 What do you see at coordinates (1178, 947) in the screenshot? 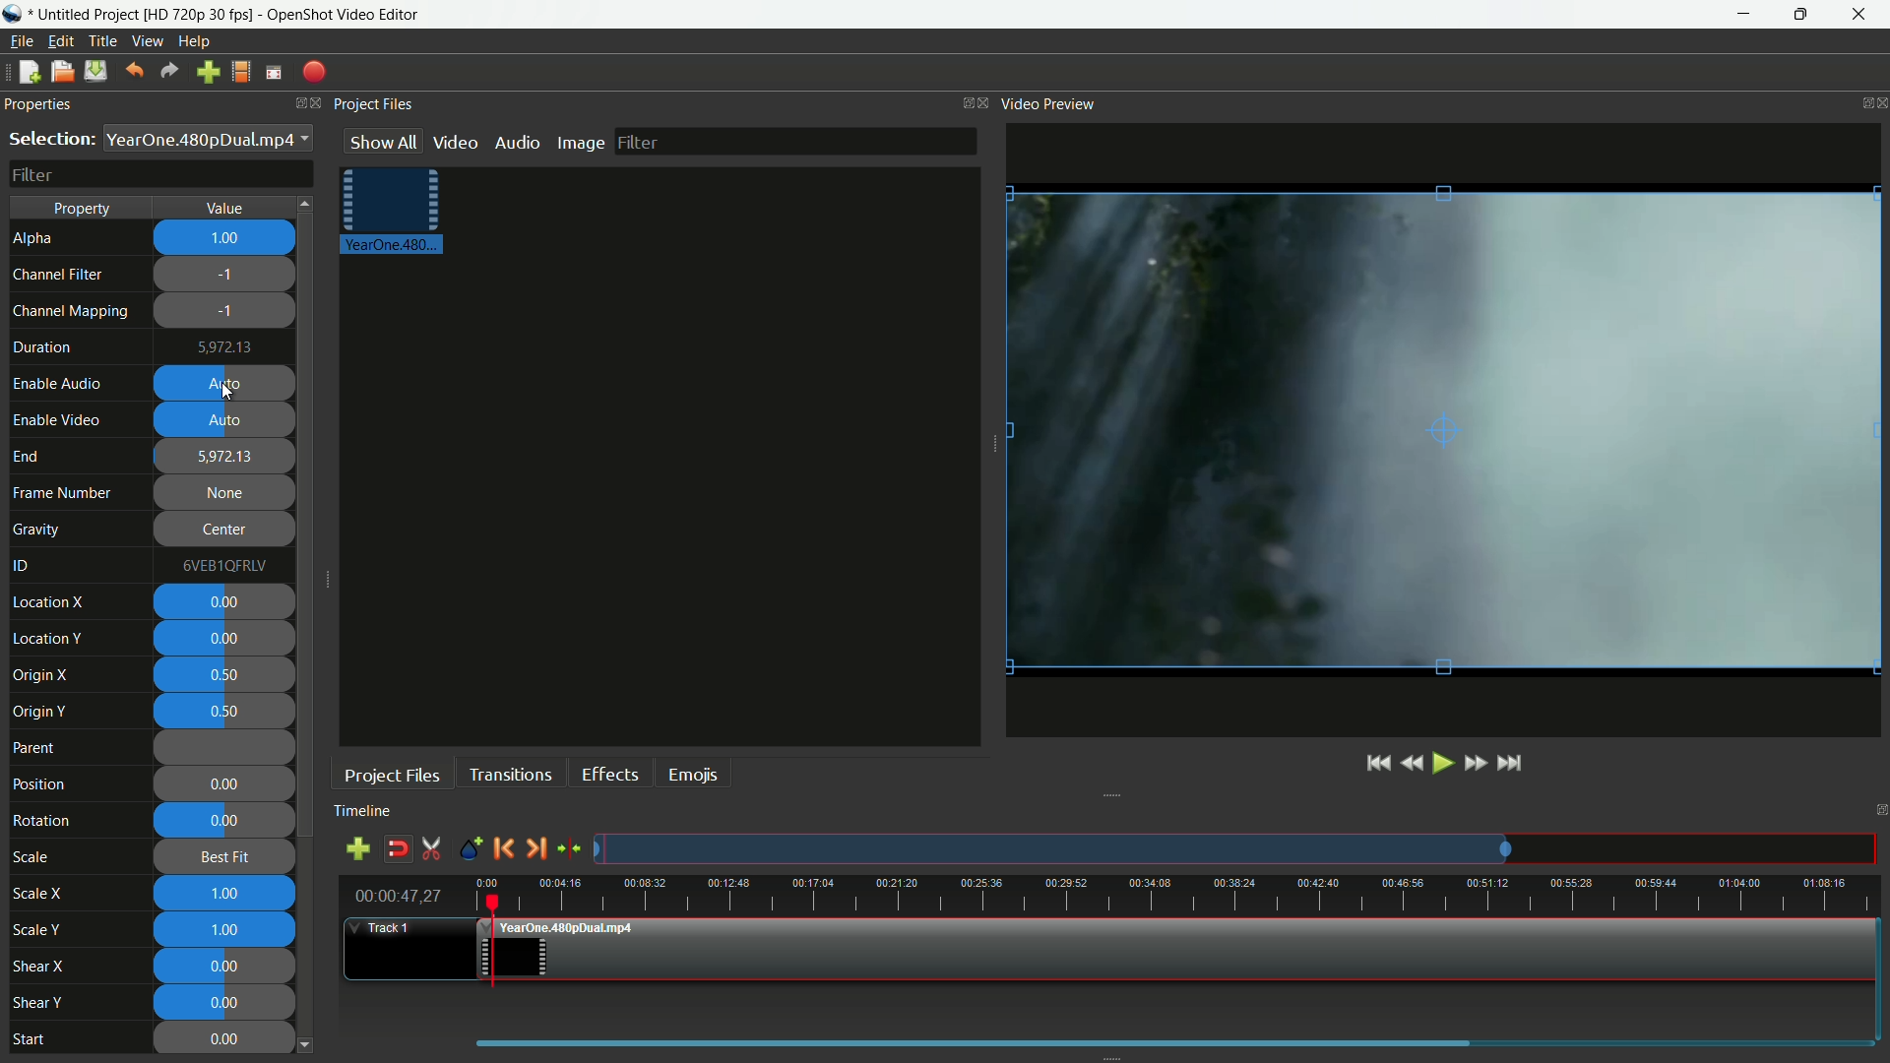
I see `video in timeline` at bounding box center [1178, 947].